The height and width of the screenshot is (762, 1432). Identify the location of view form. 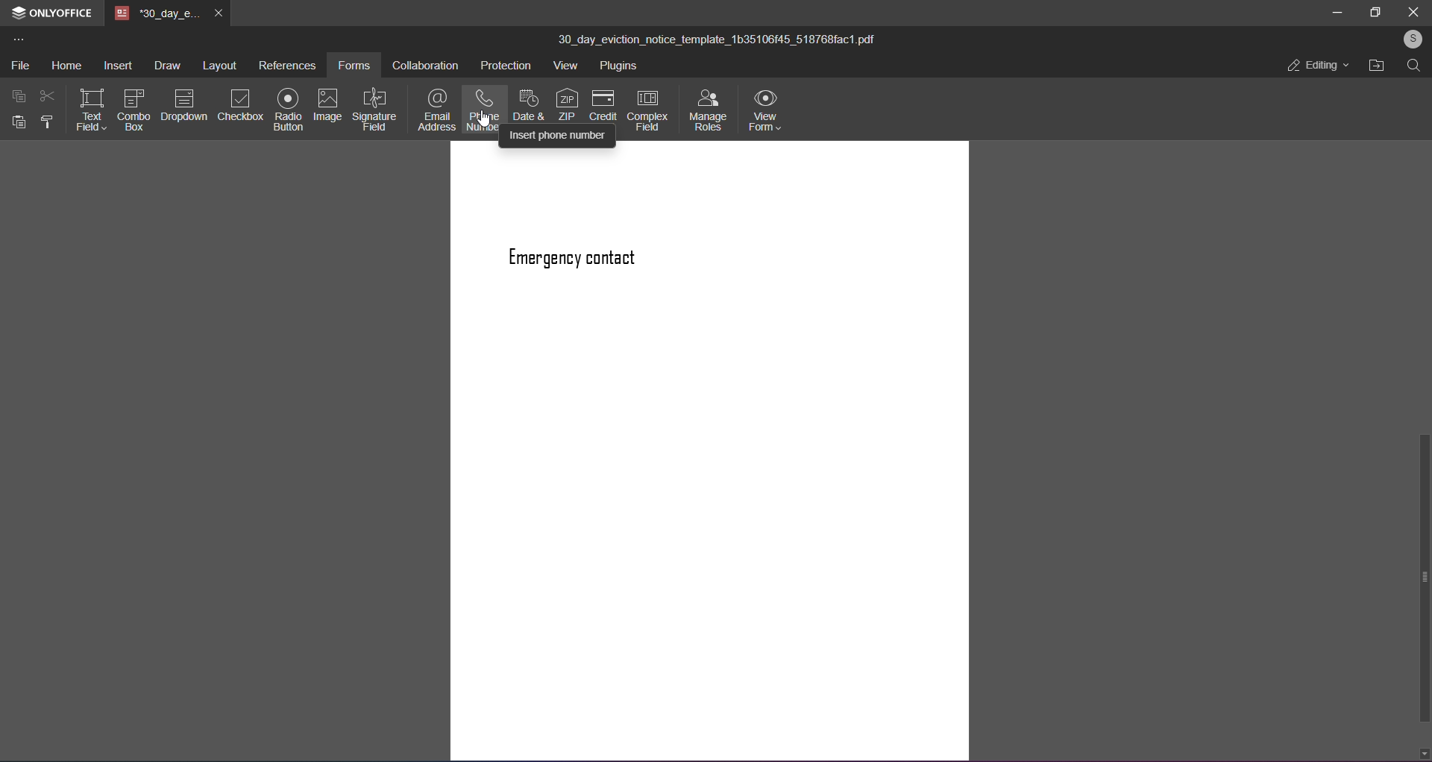
(767, 110).